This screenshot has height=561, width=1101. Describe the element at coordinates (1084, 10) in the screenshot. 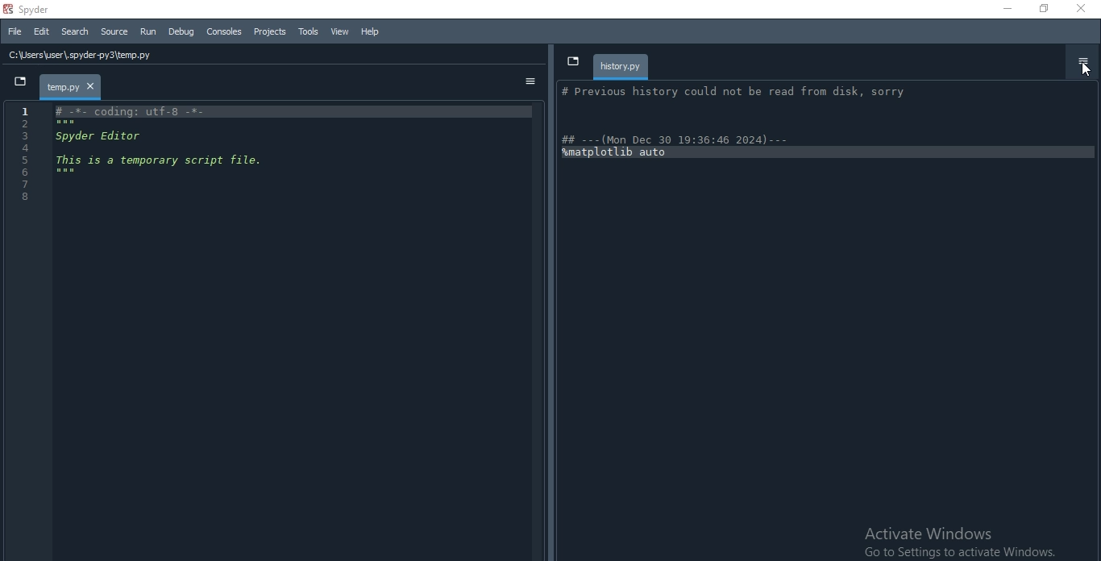

I see `Close` at that location.